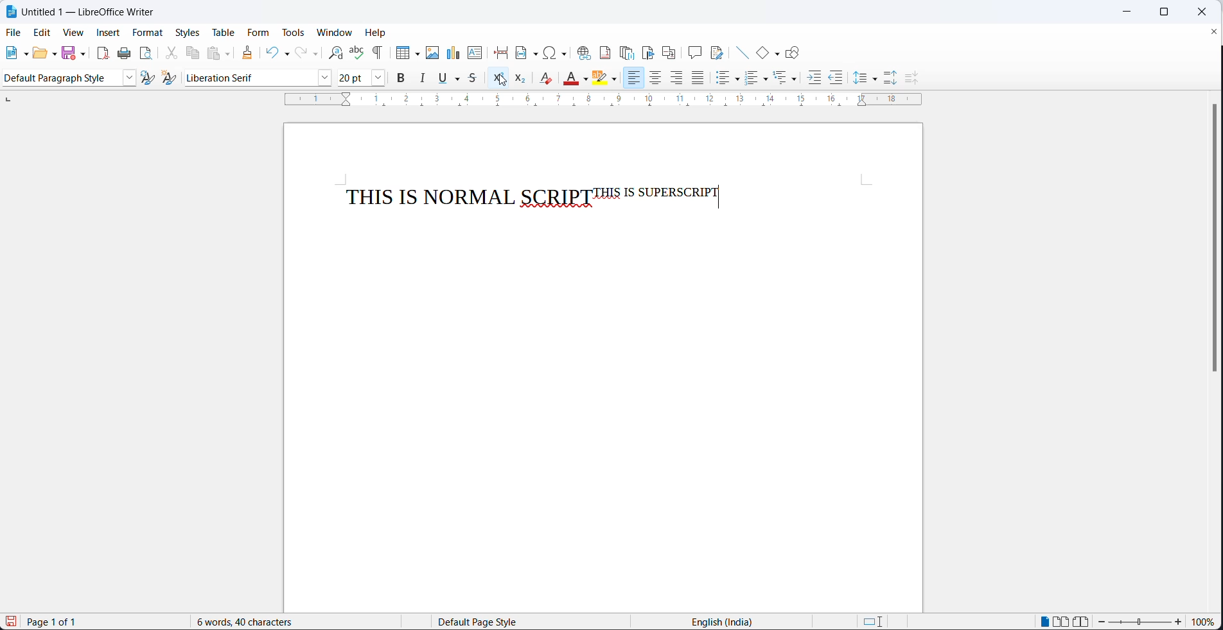  Describe the element at coordinates (694, 51) in the screenshot. I see `insert comments` at that location.